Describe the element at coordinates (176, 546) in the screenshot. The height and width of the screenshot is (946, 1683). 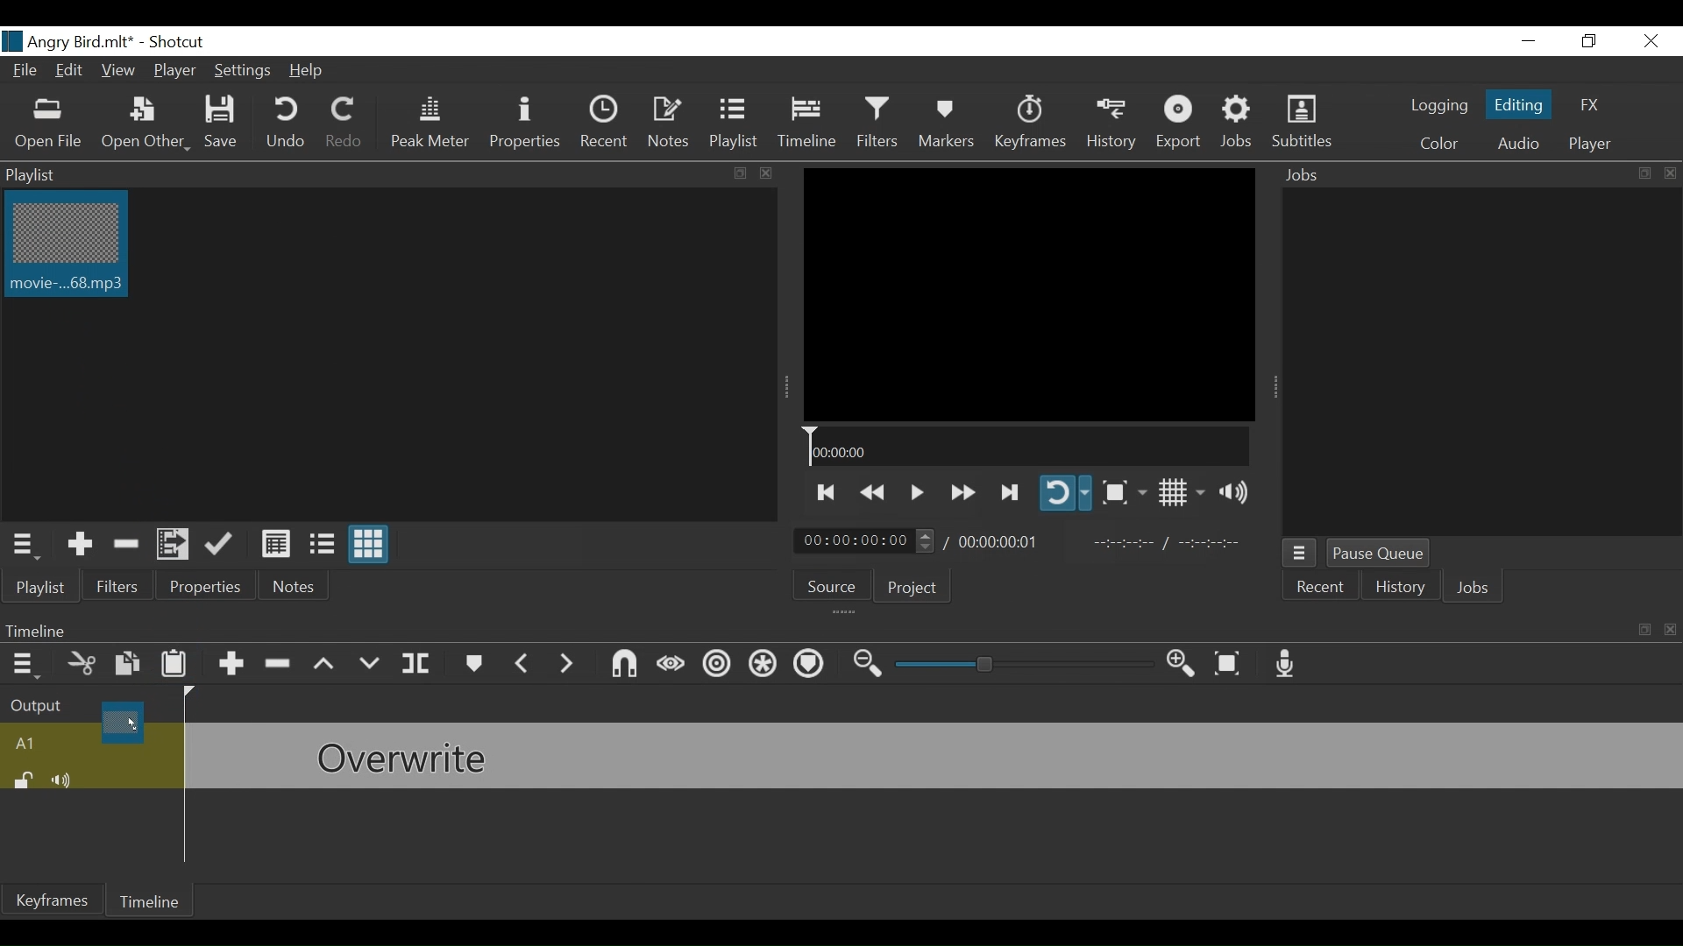
I see `Add file to the playlist` at that location.